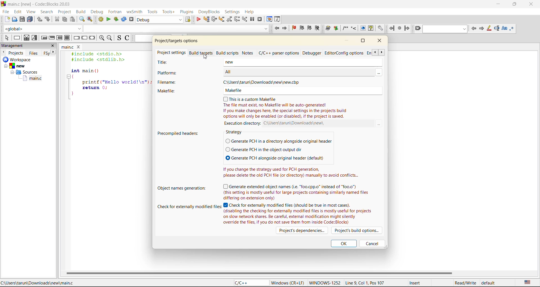 This screenshot has height=287, width=540. I want to click on execution directory, so click(287, 123).